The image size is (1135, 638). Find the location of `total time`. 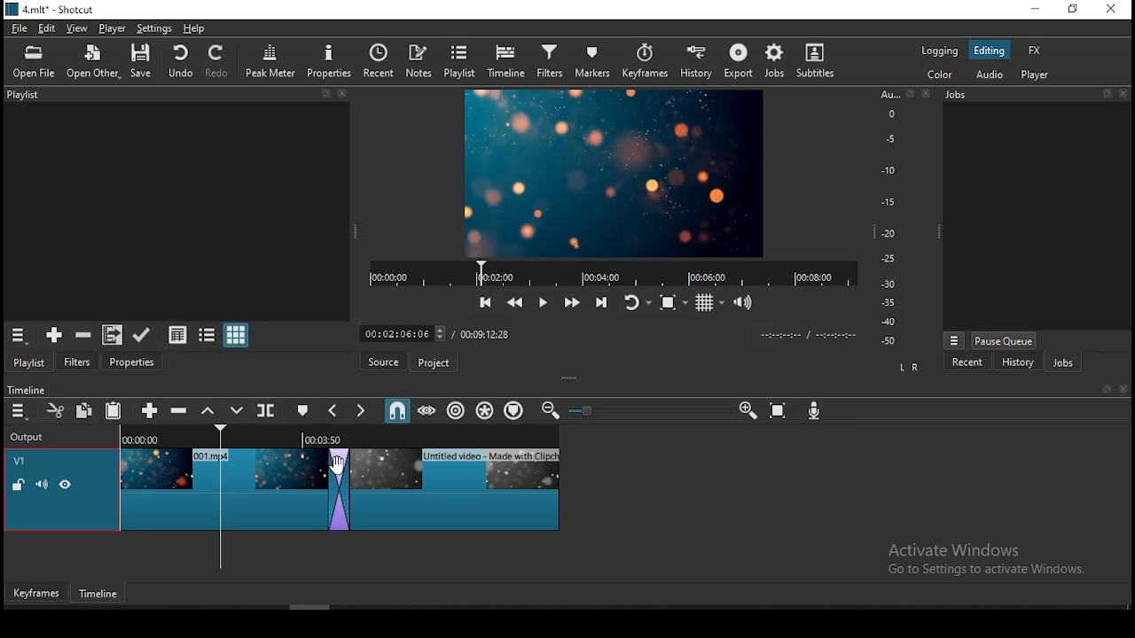

total time is located at coordinates (487, 335).